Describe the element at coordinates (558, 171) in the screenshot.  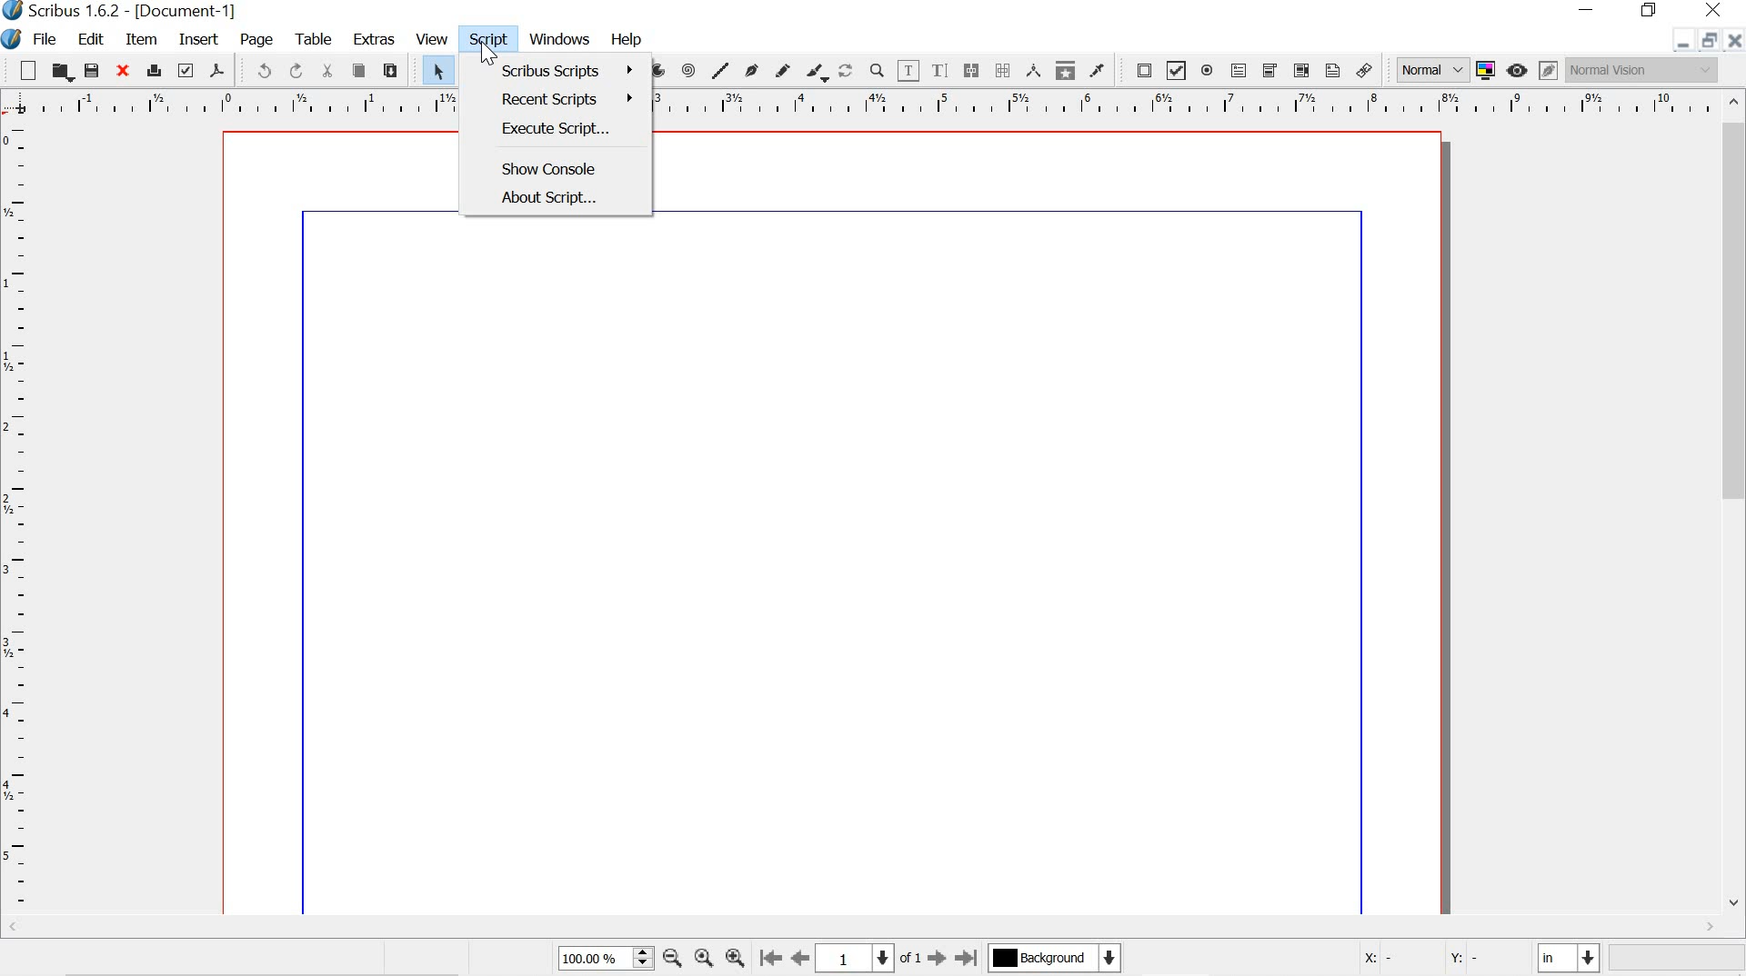
I see `show console` at that location.